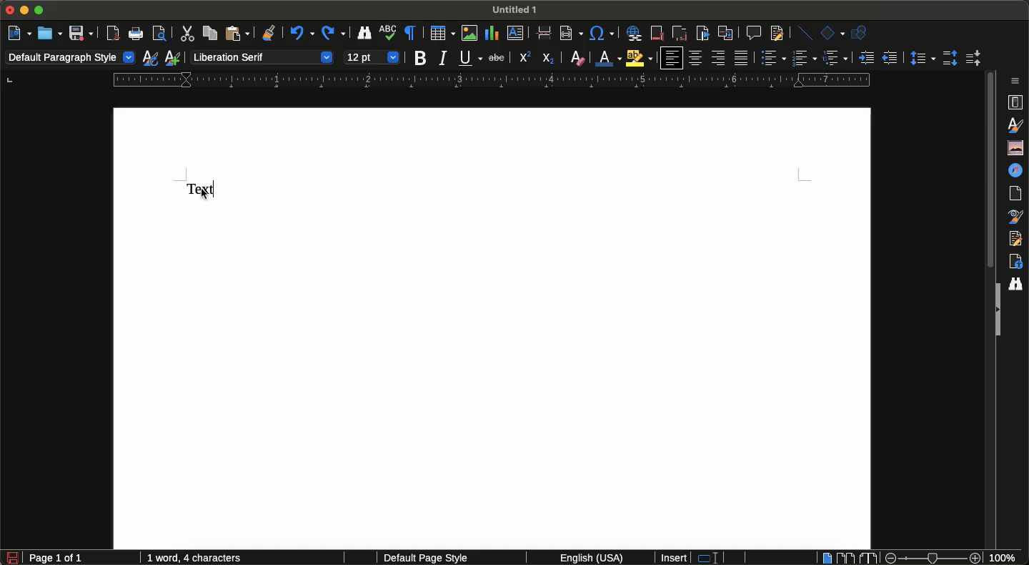  I want to click on Cut, so click(186, 33).